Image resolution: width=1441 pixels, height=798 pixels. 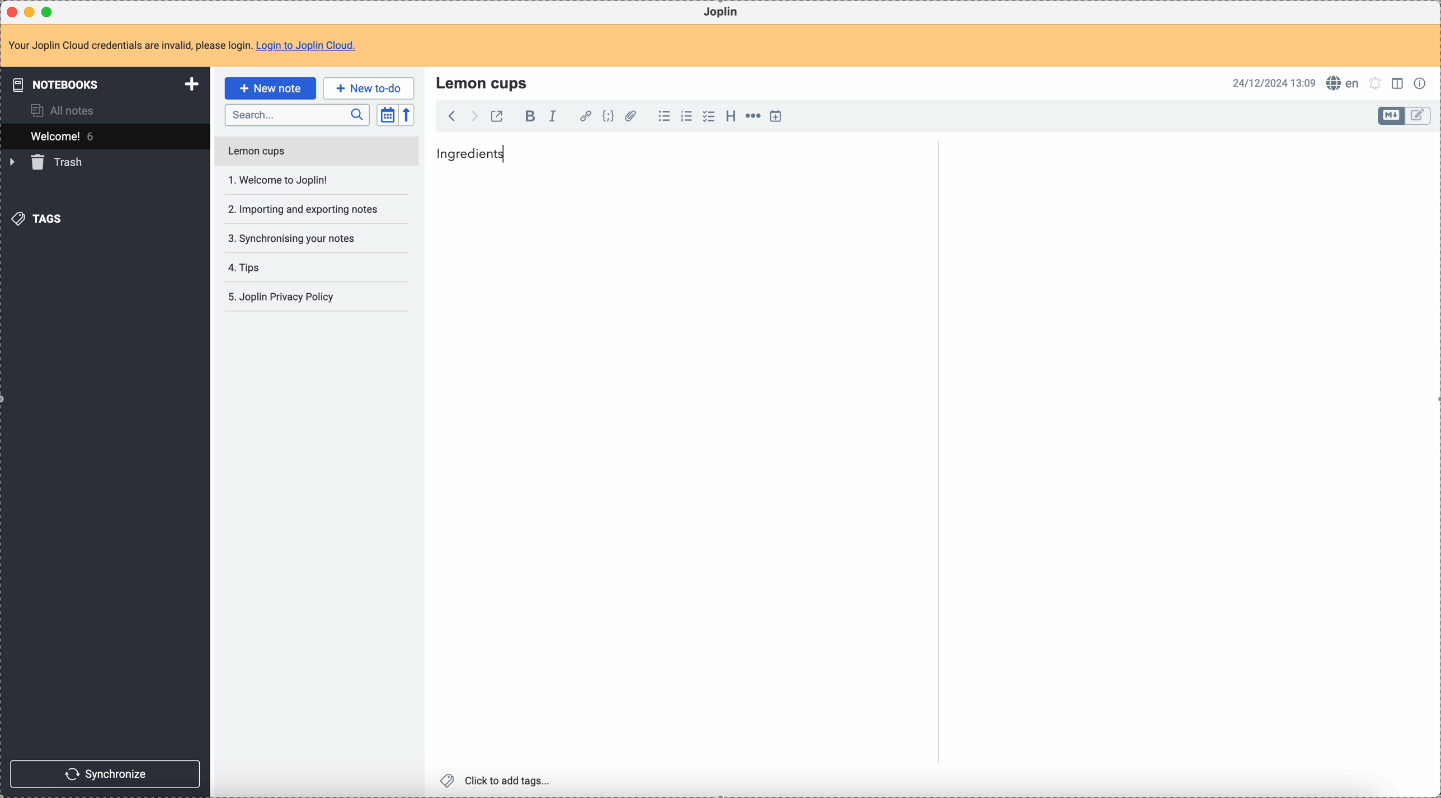 What do you see at coordinates (291, 237) in the screenshot?
I see `synchronising your notes` at bounding box center [291, 237].